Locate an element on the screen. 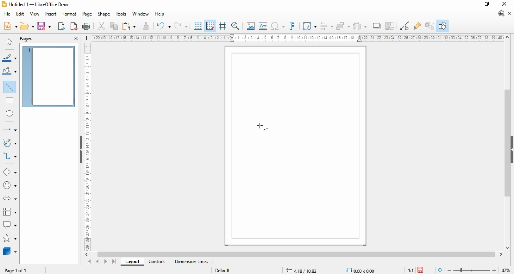 The width and height of the screenshot is (514, 274). scroll bar is located at coordinates (507, 143).